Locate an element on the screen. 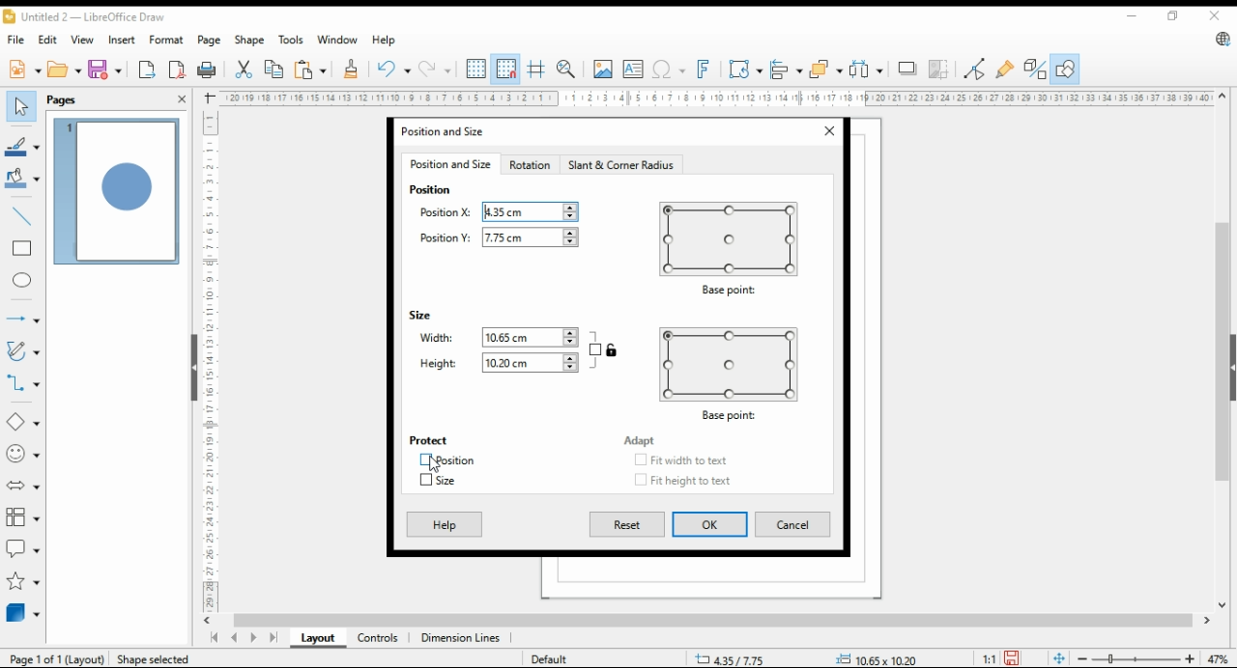 The width and height of the screenshot is (1237, 668). redo is located at coordinates (434, 69).